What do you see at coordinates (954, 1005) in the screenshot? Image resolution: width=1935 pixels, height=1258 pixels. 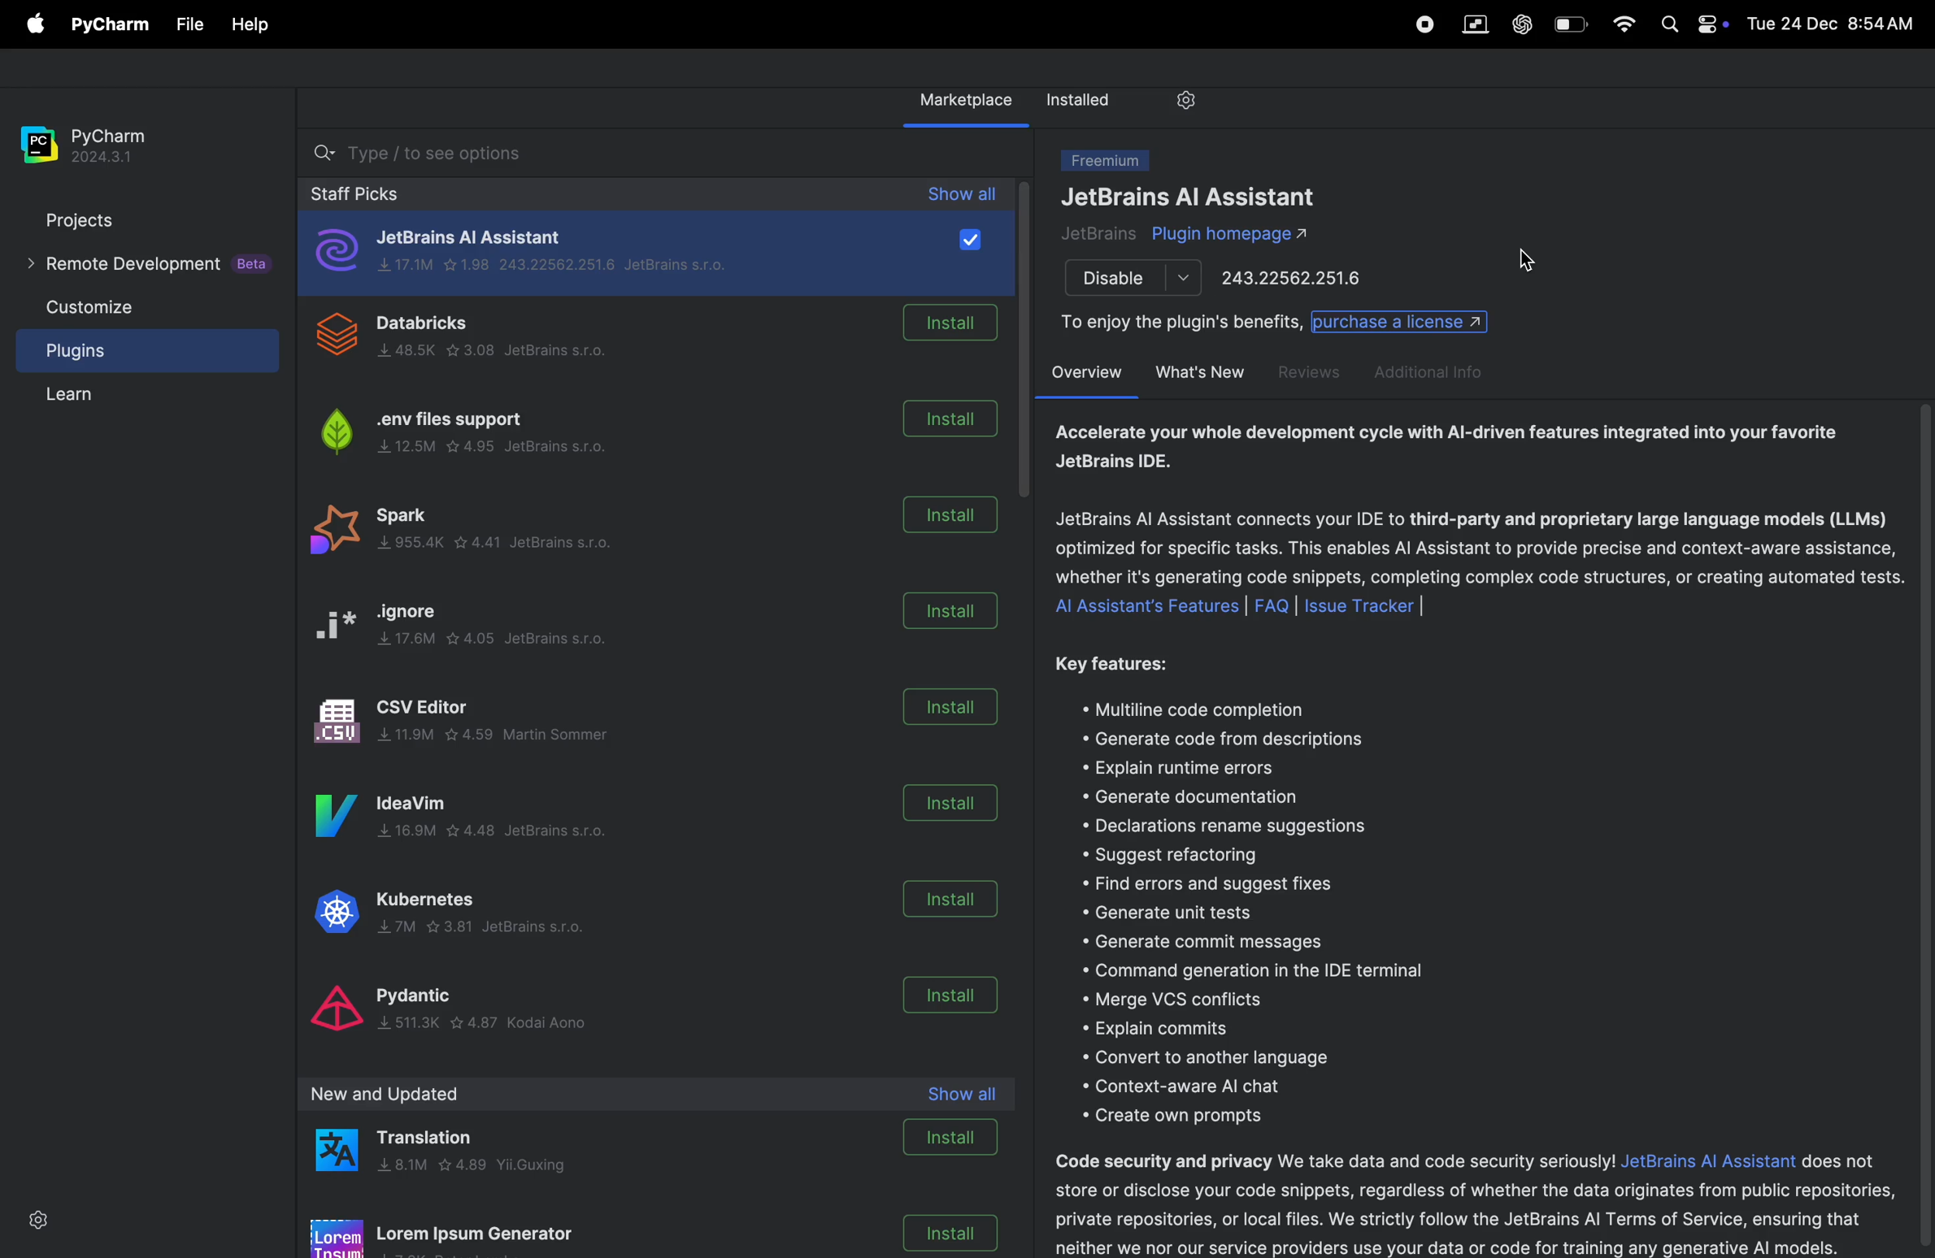 I see `install` at bounding box center [954, 1005].